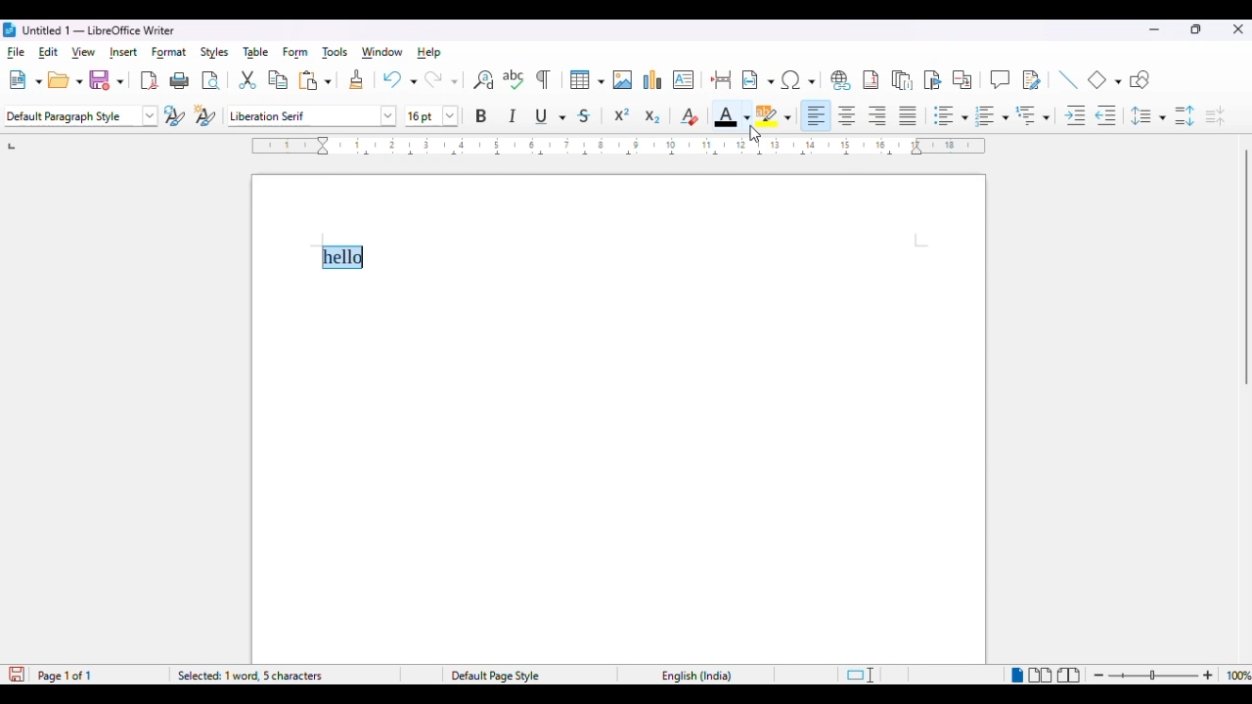 The image size is (1252, 704). I want to click on cursor, so click(755, 136).